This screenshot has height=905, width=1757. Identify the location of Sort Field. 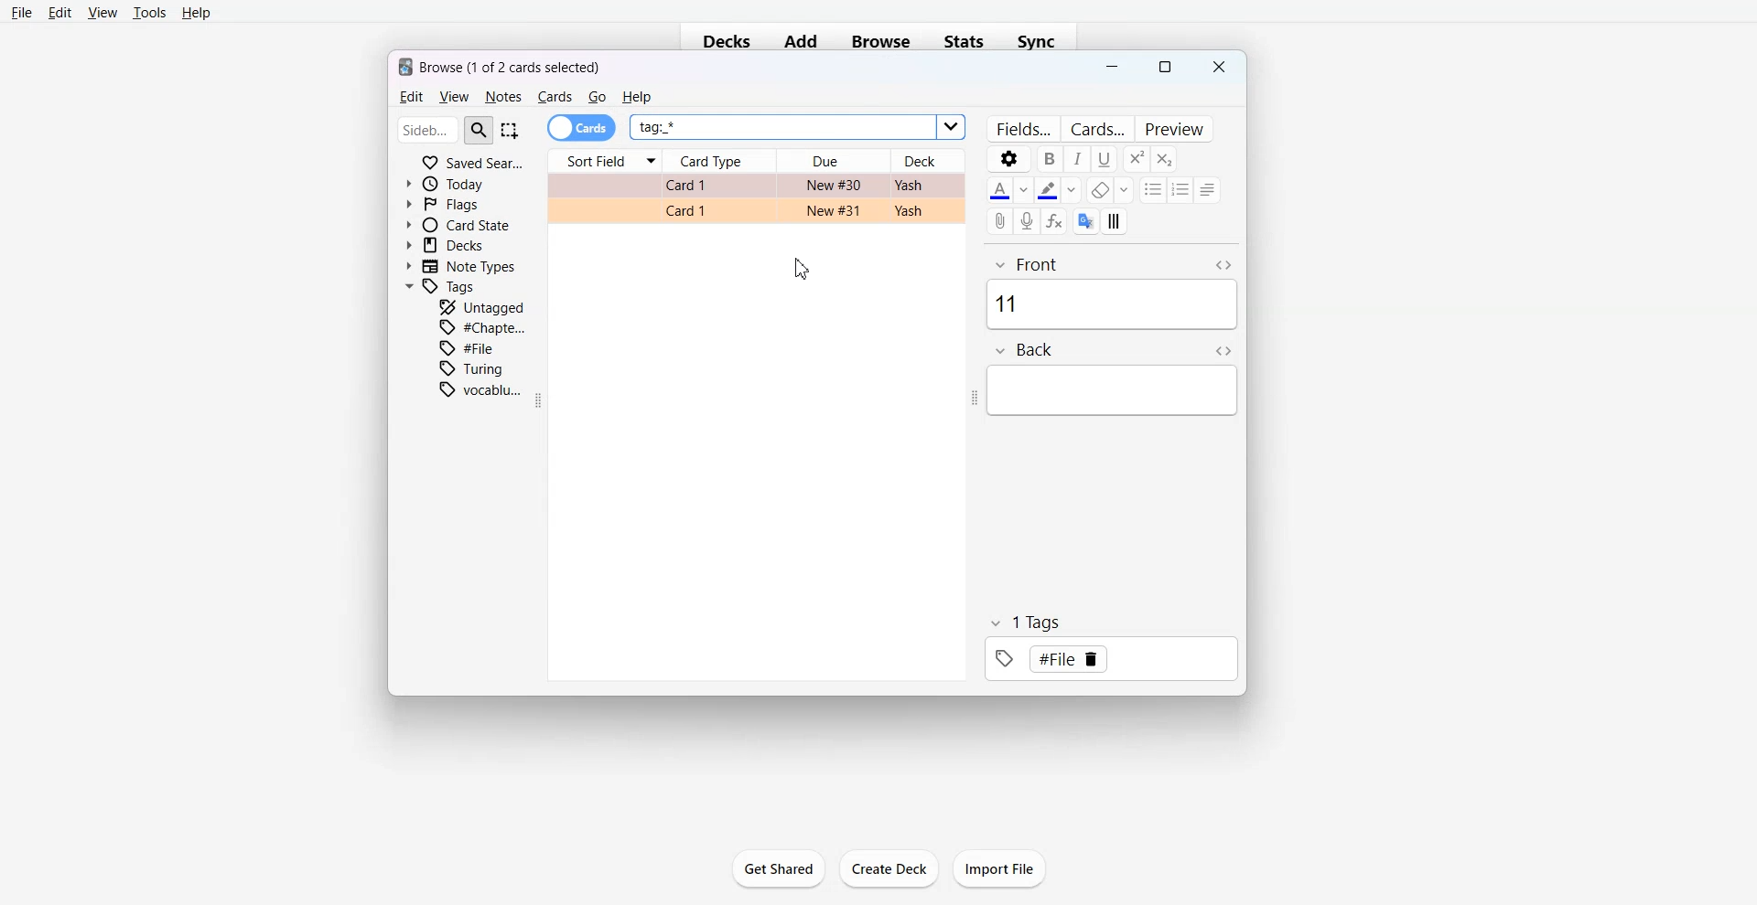
(604, 161).